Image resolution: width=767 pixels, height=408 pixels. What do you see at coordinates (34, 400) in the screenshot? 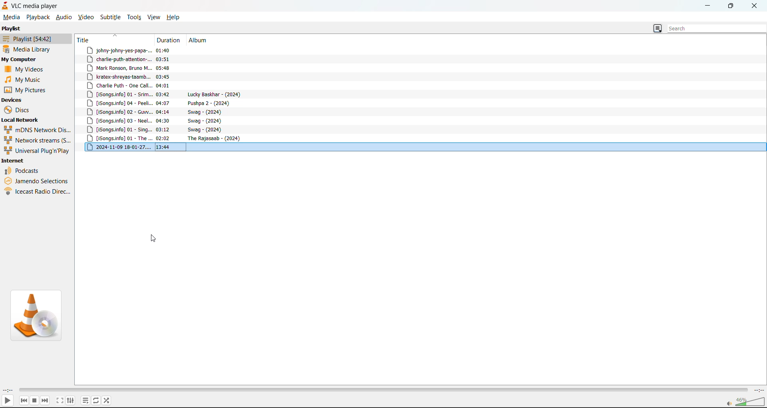
I see `stop` at bounding box center [34, 400].